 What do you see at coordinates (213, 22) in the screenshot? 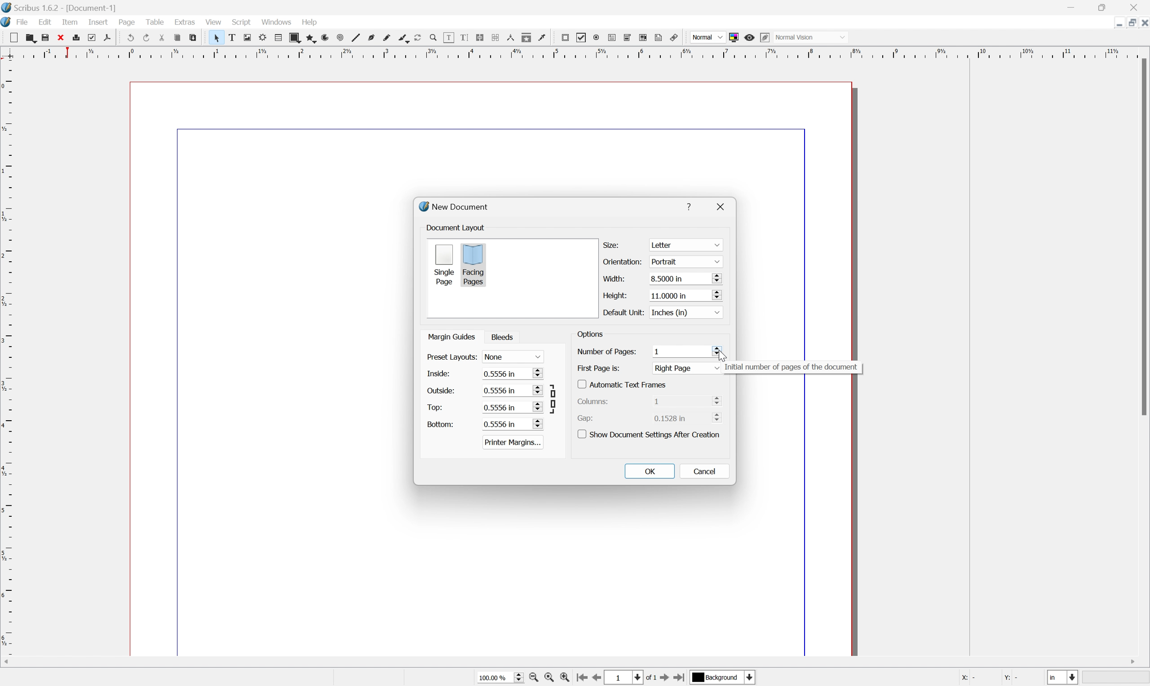
I see `View` at bounding box center [213, 22].